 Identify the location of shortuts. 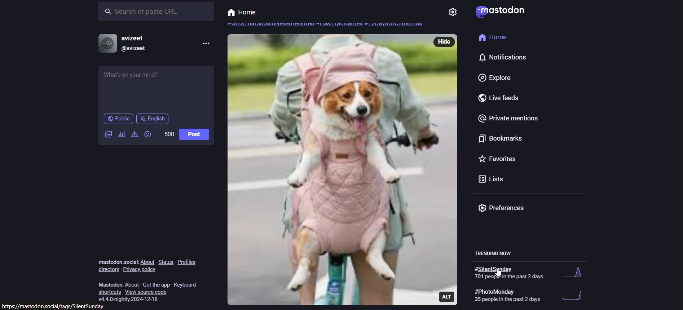
(110, 292).